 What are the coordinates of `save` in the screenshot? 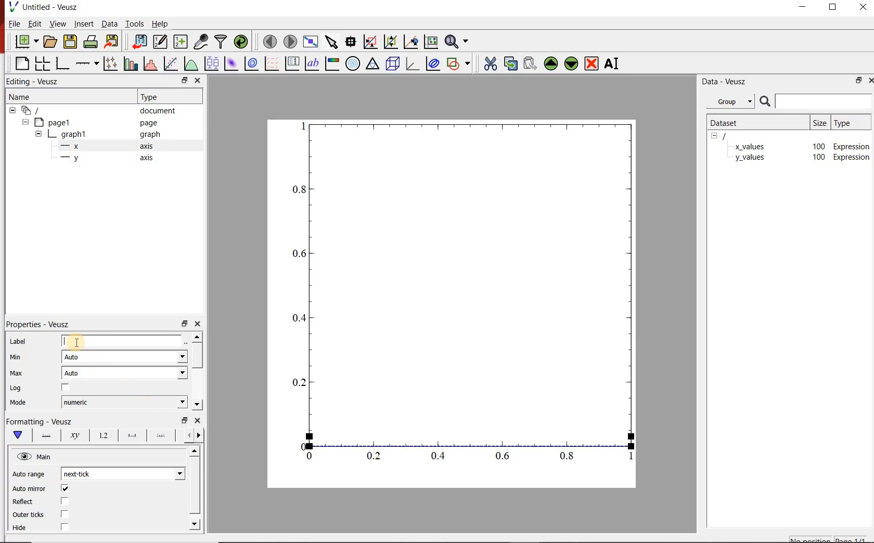 It's located at (71, 41).